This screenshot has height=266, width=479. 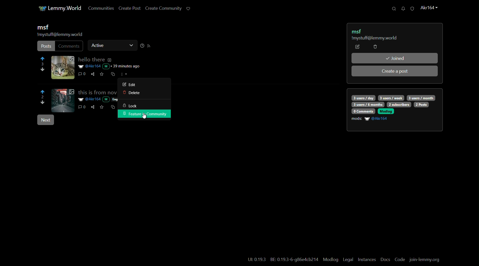 I want to click on sorting help, so click(x=141, y=46).